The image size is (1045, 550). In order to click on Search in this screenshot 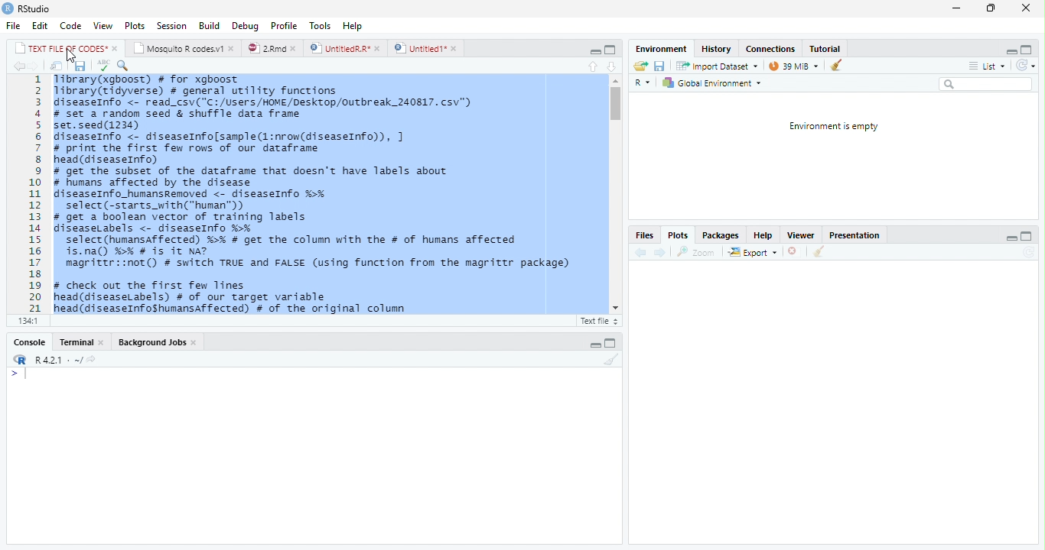, I will do `click(985, 84)`.